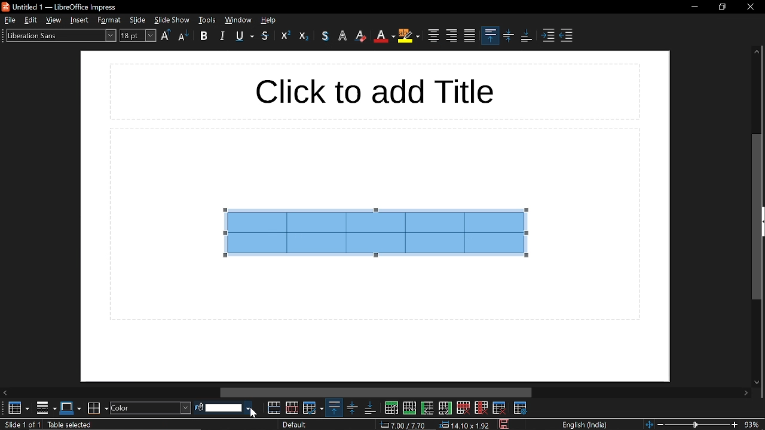 This screenshot has width=765, height=430. I want to click on fill style, so click(151, 408).